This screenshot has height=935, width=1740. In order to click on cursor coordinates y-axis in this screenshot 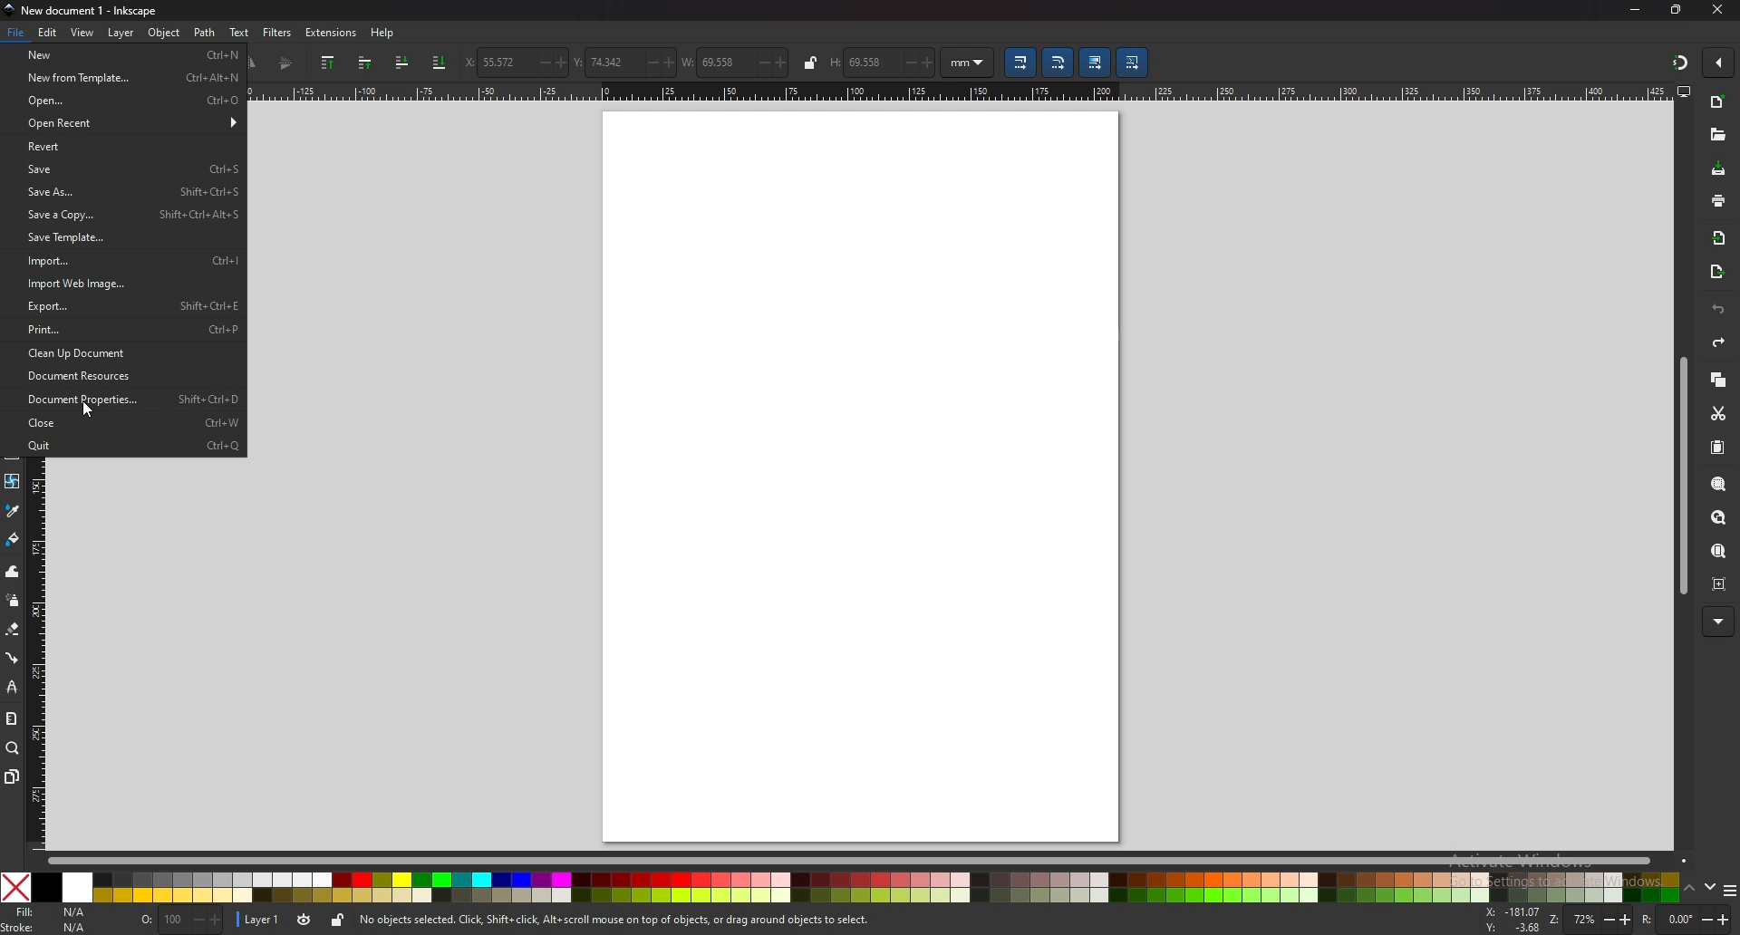, I will do `click(1511, 929)`.